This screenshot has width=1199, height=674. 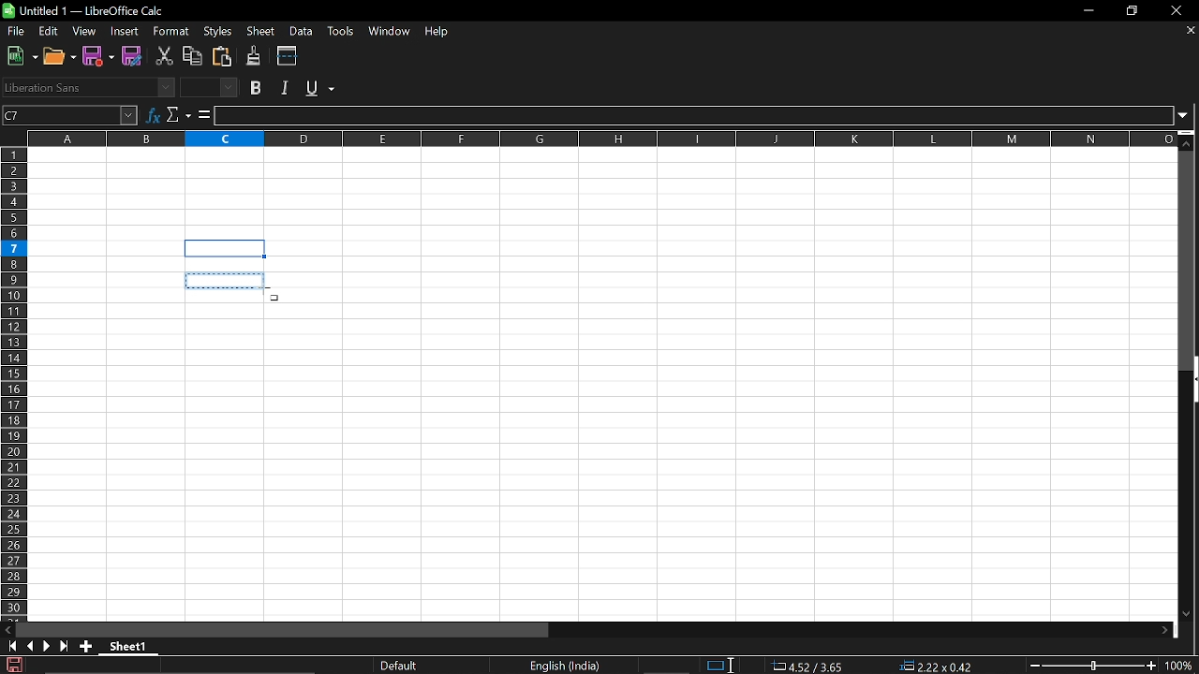 What do you see at coordinates (9, 646) in the screenshot?
I see `First sheet` at bounding box center [9, 646].